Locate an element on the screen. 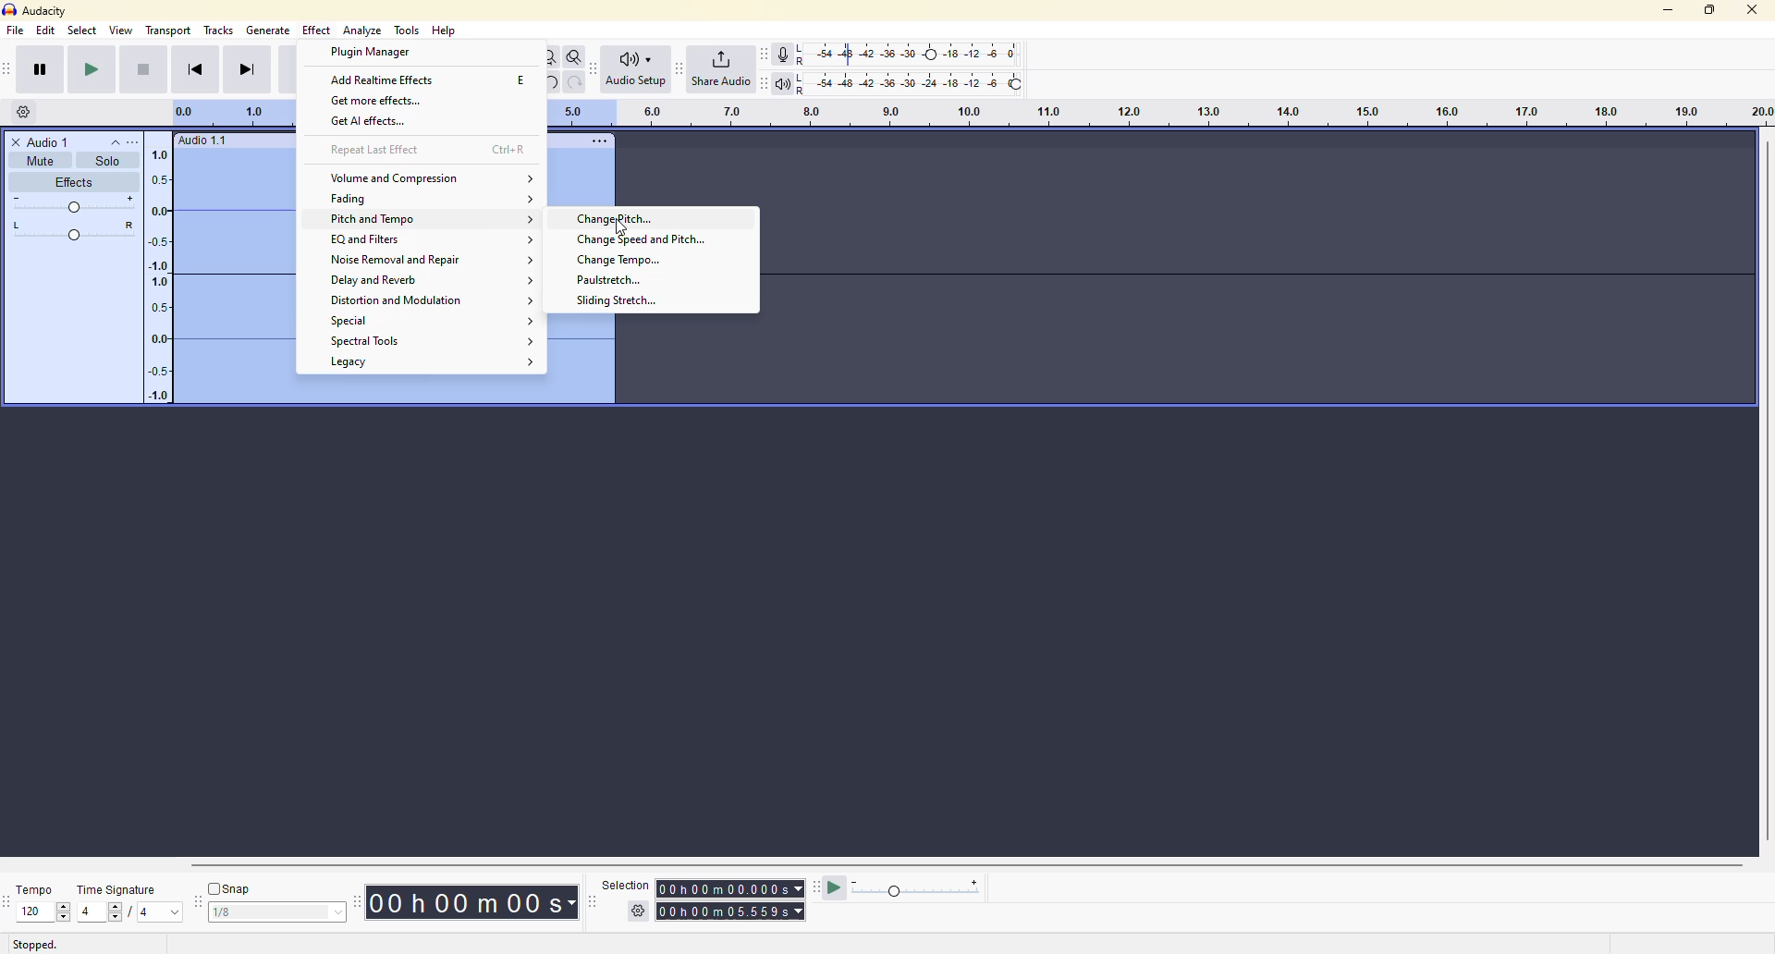  expand is located at coordinates (529, 322).